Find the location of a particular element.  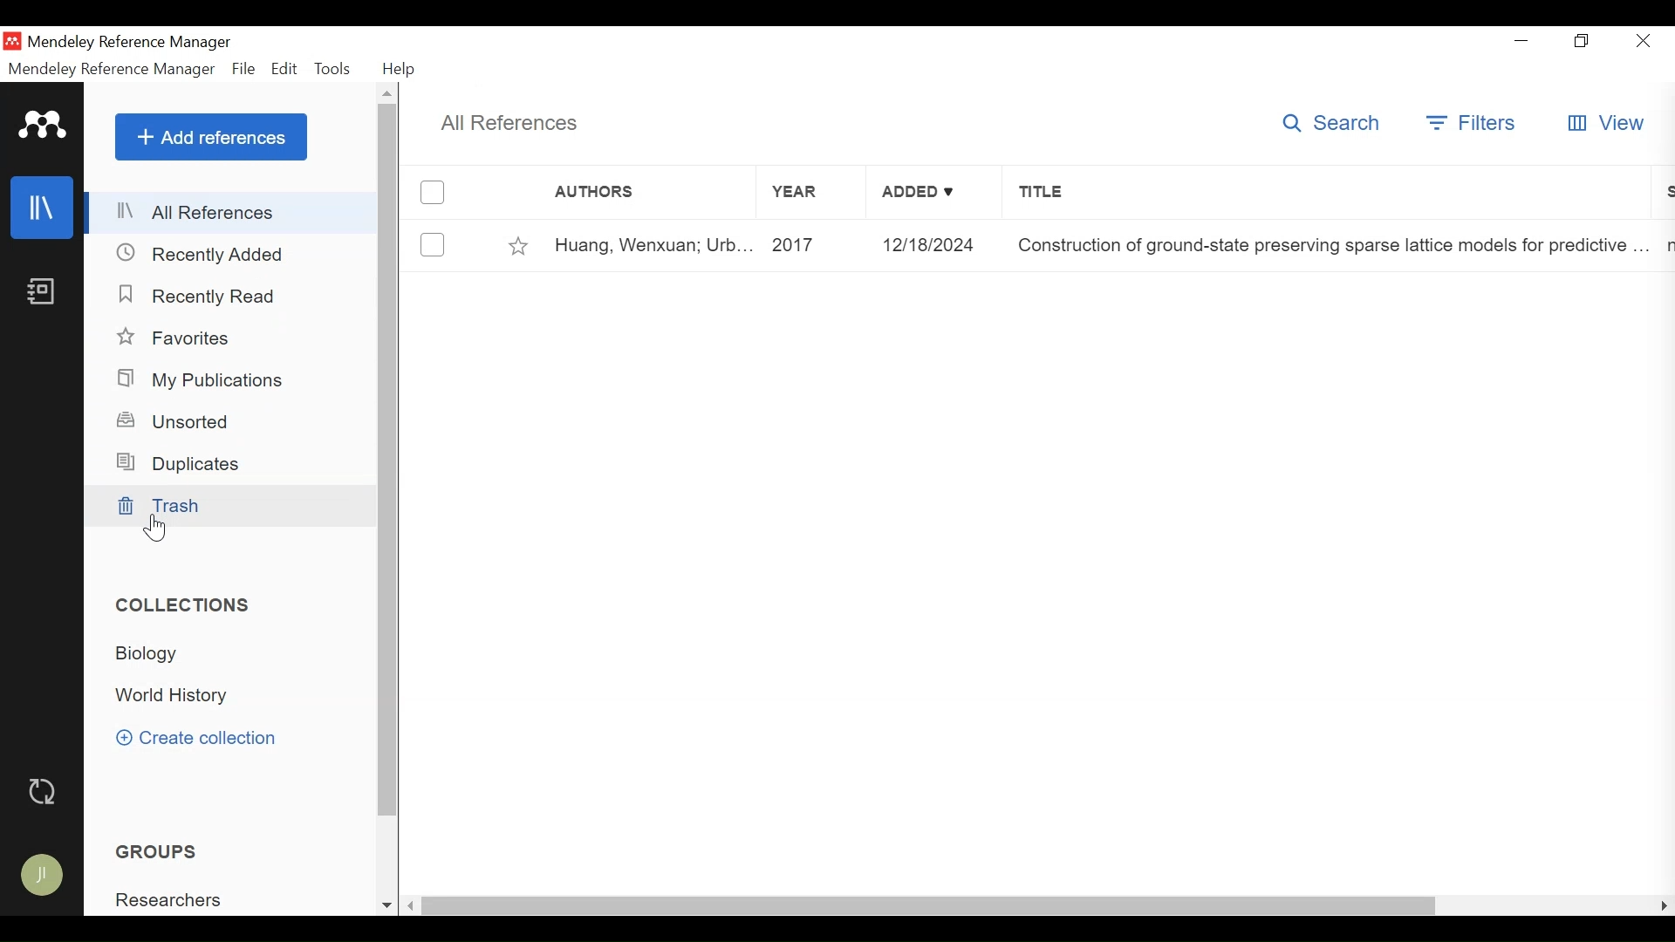

Horizontal Scroll bar is located at coordinates (929, 905).